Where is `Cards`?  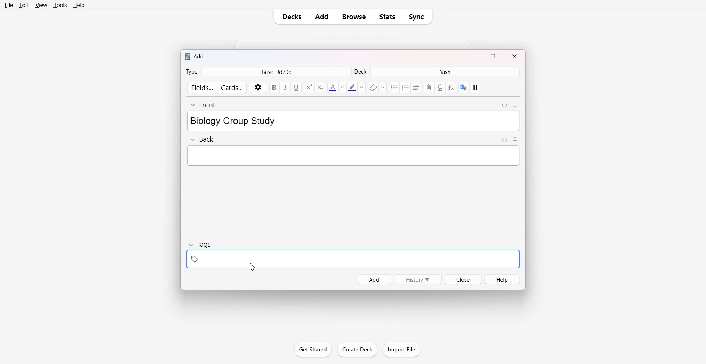
Cards is located at coordinates (232, 87).